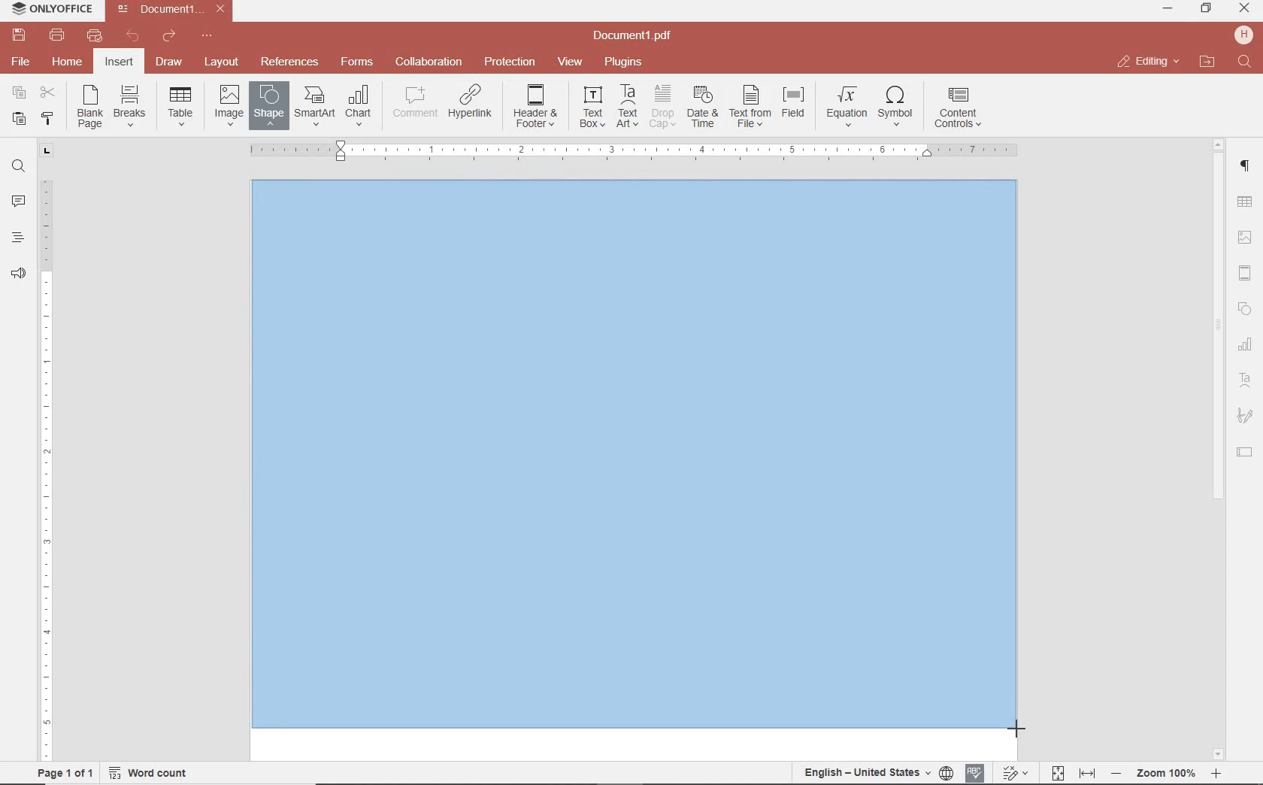 This screenshot has height=785, width=1263. What do you see at coordinates (1166, 774) in the screenshot?
I see `zoom in and out` at bounding box center [1166, 774].